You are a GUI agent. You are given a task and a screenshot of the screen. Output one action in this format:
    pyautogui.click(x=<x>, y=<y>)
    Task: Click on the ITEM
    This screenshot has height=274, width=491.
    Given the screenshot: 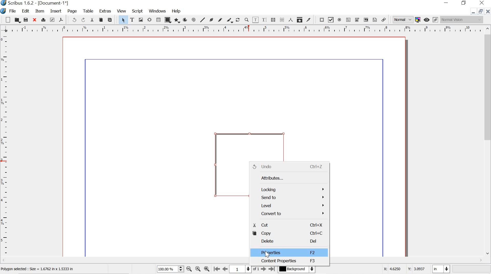 What is the action you would take?
    pyautogui.click(x=40, y=11)
    